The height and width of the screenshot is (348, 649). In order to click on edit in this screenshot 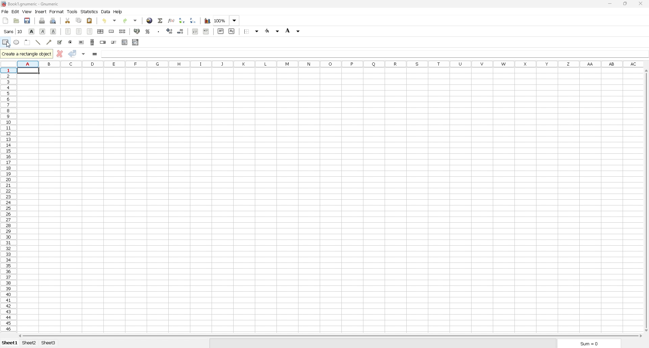, I will do `click(15, 11)`.